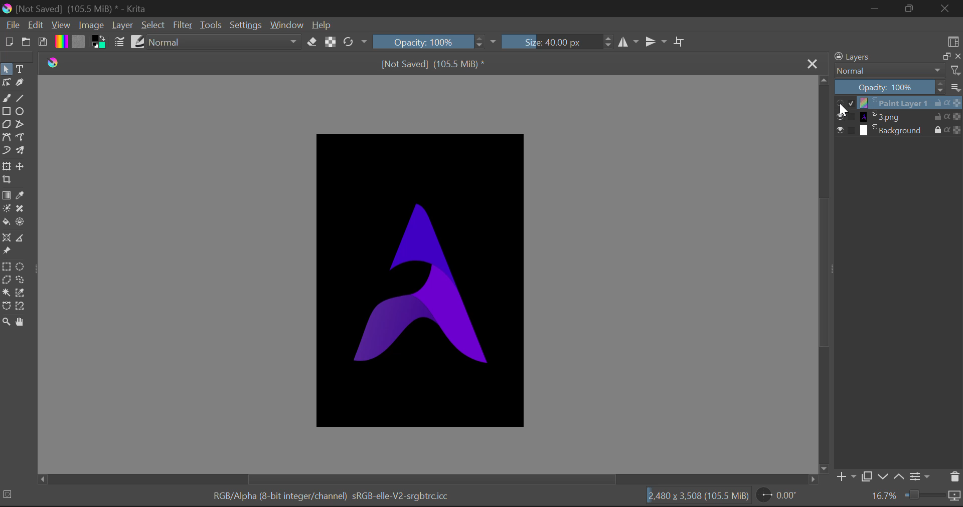 Image resolution: width=963 pixels, height=507 pixels. Describe the element at coordinates (100, 43) in the screenshot. I see `Colors in use` at that location.